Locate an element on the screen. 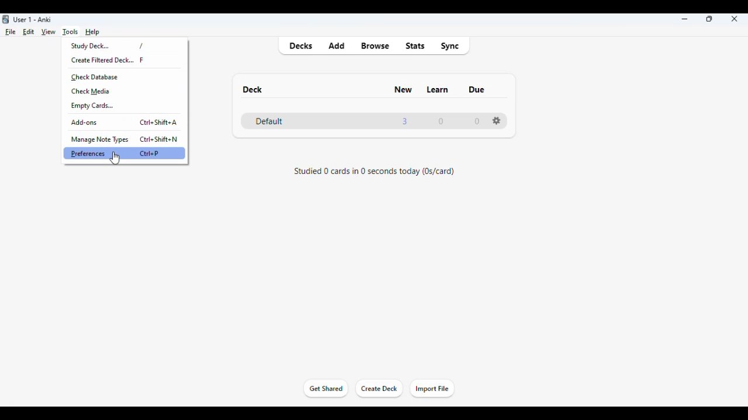 This screenshot has height=420, width=748. cursor is located at coordinates (115, 158).